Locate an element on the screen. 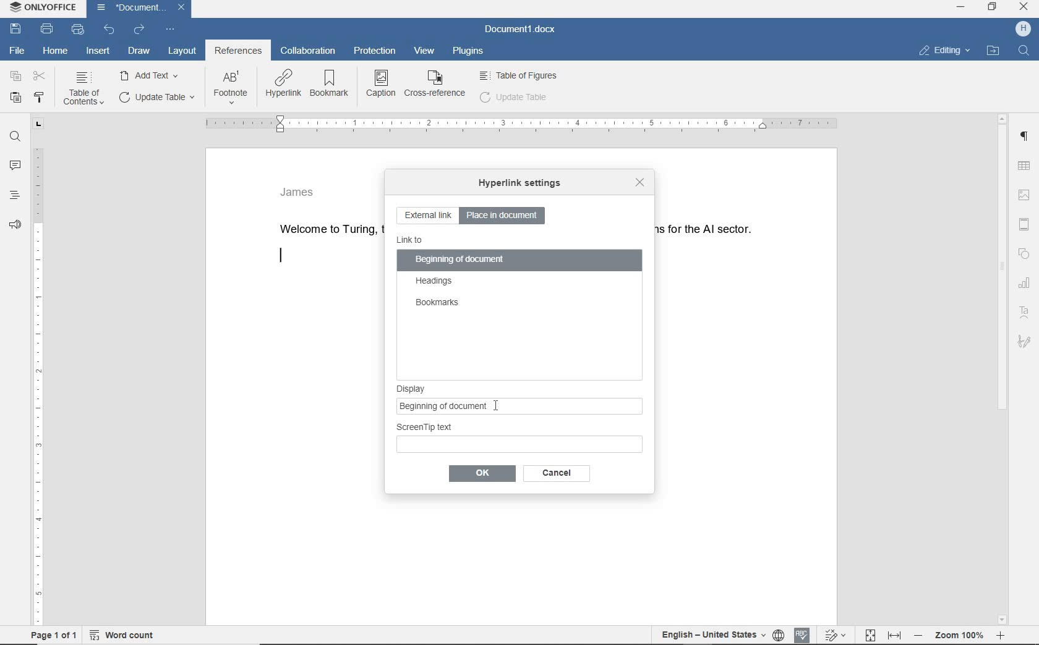 Image resolution: width=1039 pixels, height=645 pixels. beginning of document is located at coordinates (460, 261).